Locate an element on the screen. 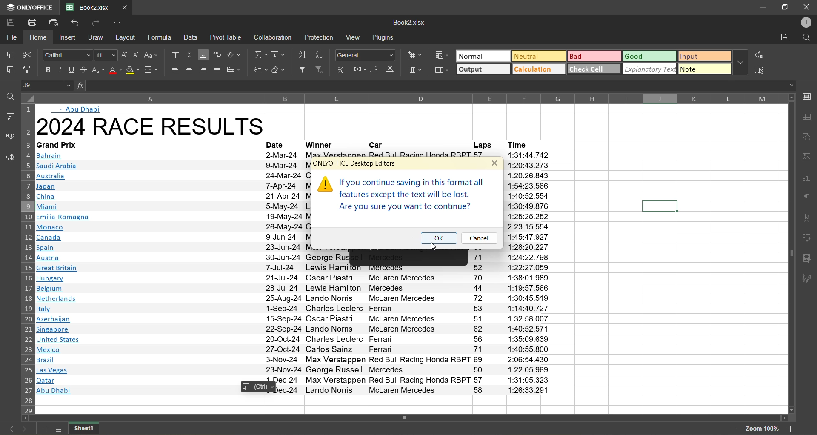  text info is located at coordinates (293, 278).